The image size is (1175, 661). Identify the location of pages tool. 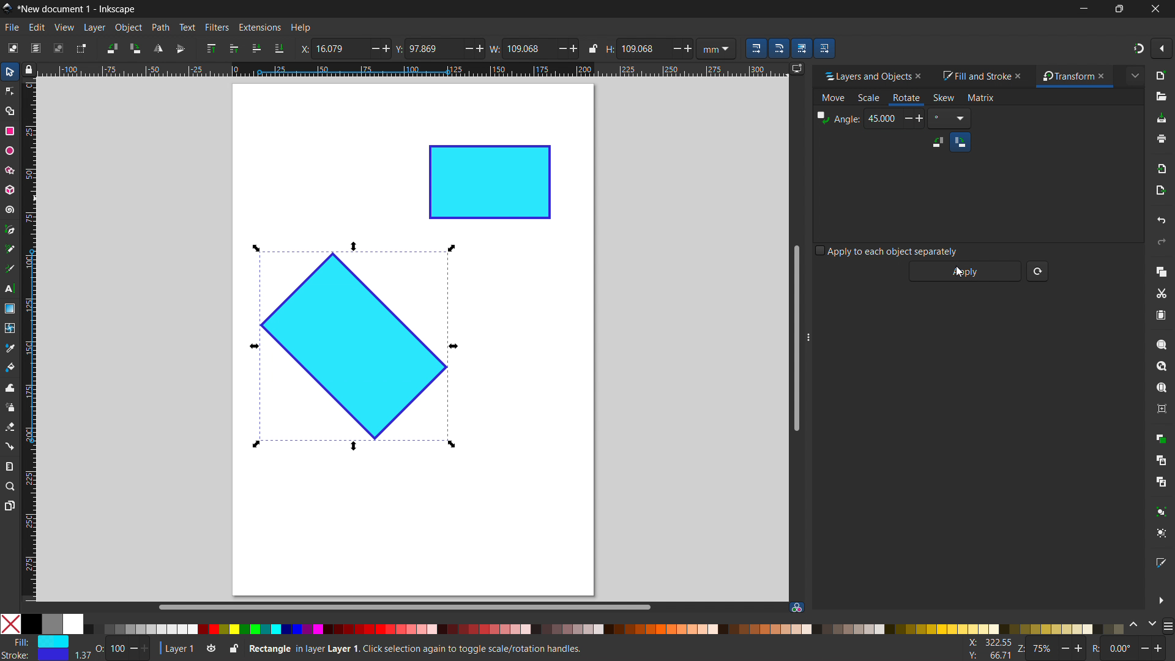
(10, 505).